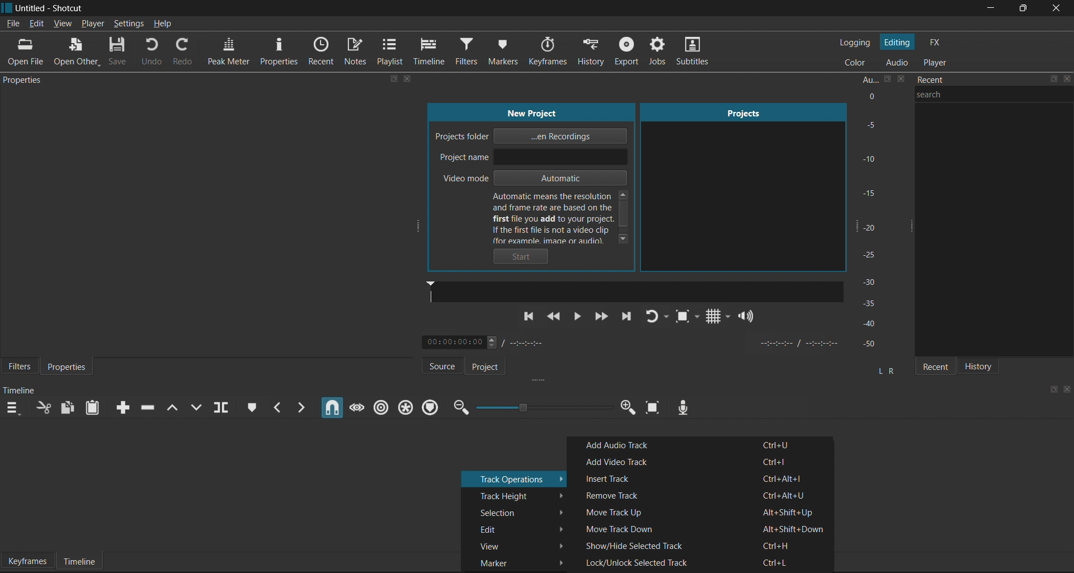 This screenshot has height=573, width=1074. I want to click on maximize, so click(1054, 80).